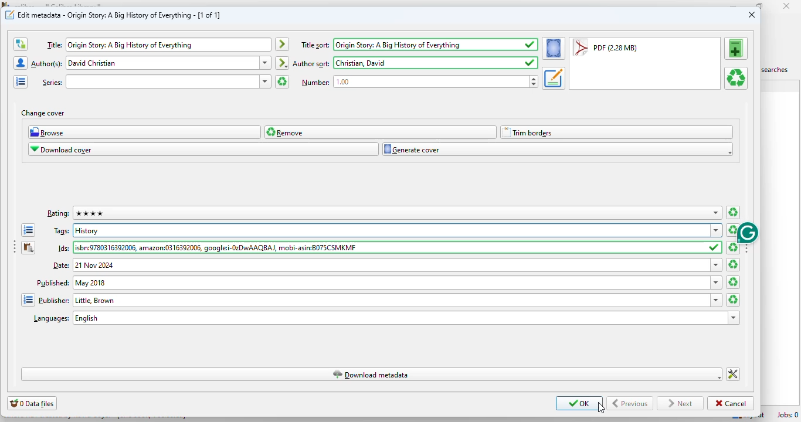  I want to click on languages: english, so click(398, 318).